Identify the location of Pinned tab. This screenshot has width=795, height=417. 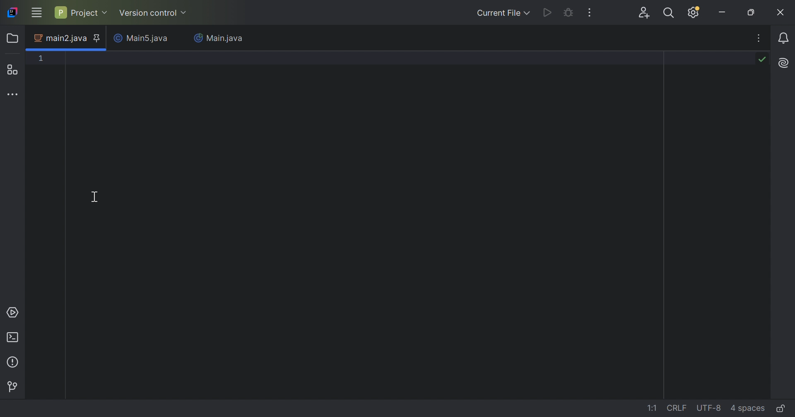
(96, 38).